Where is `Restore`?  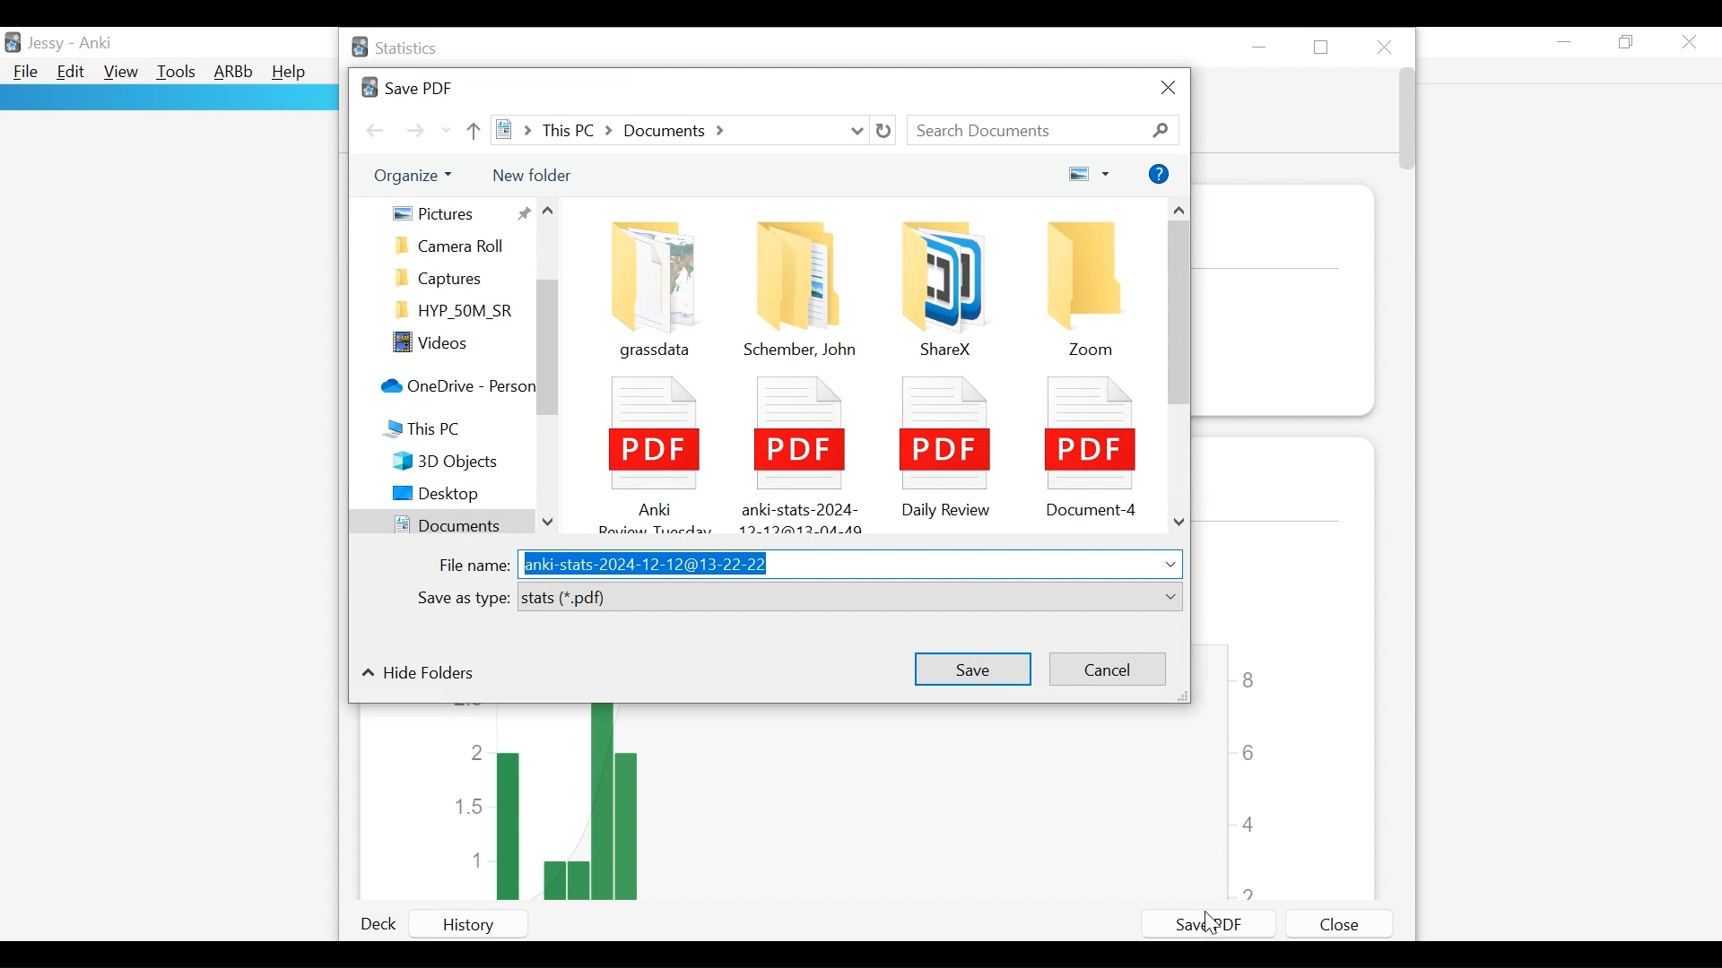 Restore is located at coordinates (1325, 47).